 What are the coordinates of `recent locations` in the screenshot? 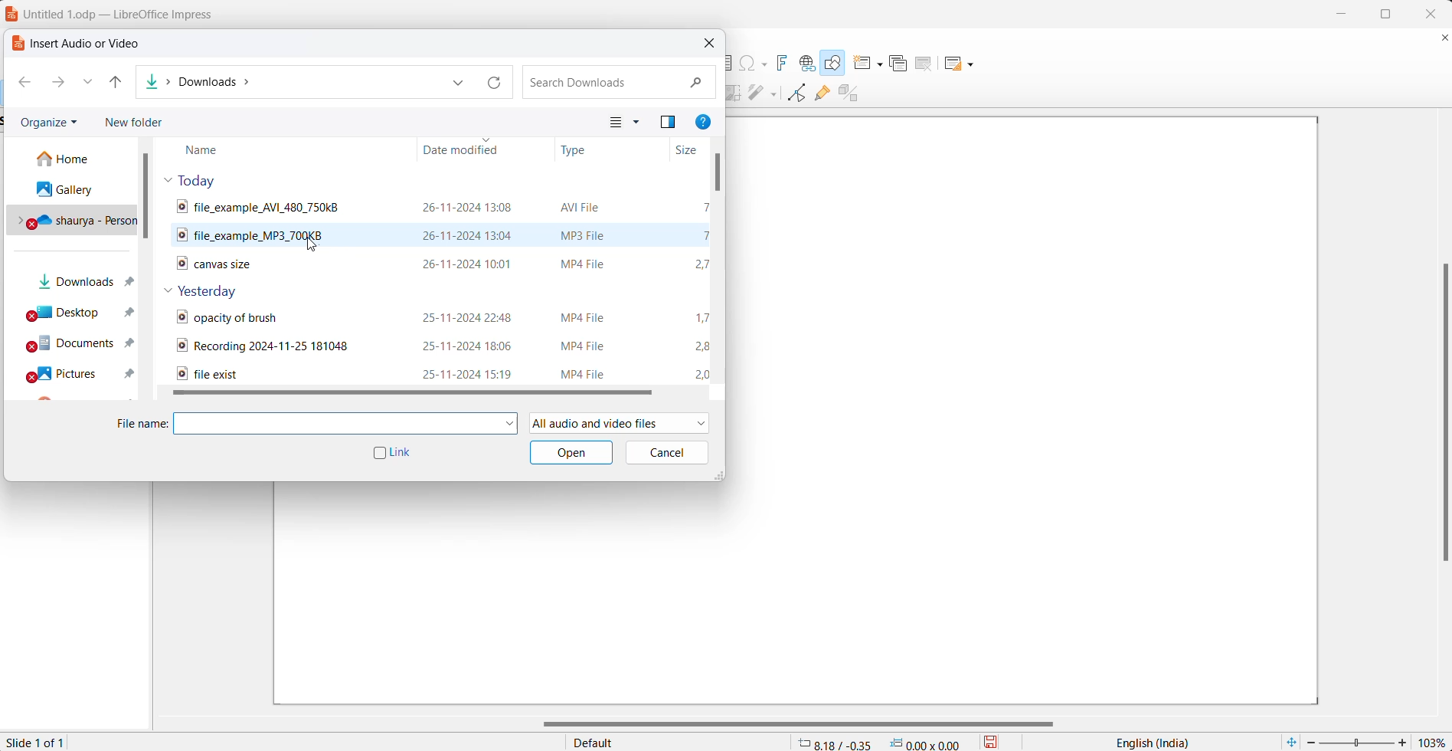 It's located at (87, 84).